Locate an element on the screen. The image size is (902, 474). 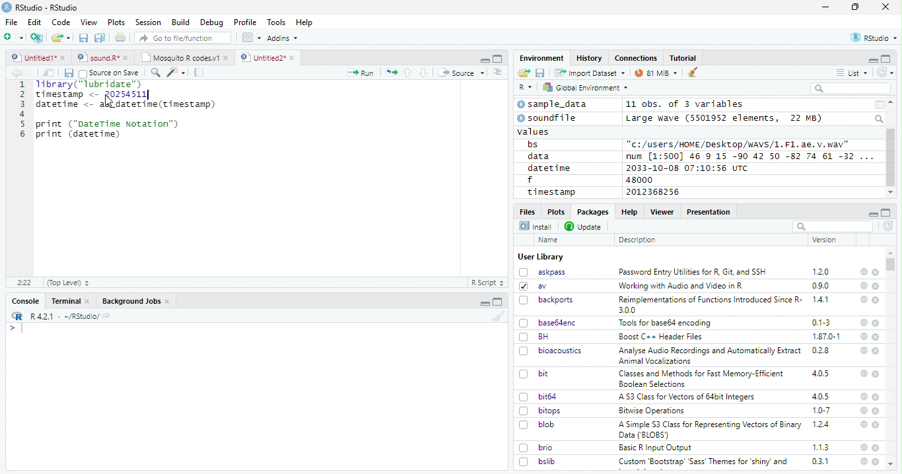
‘Working with Audio and Video inR is located at coordinates (682, 286).